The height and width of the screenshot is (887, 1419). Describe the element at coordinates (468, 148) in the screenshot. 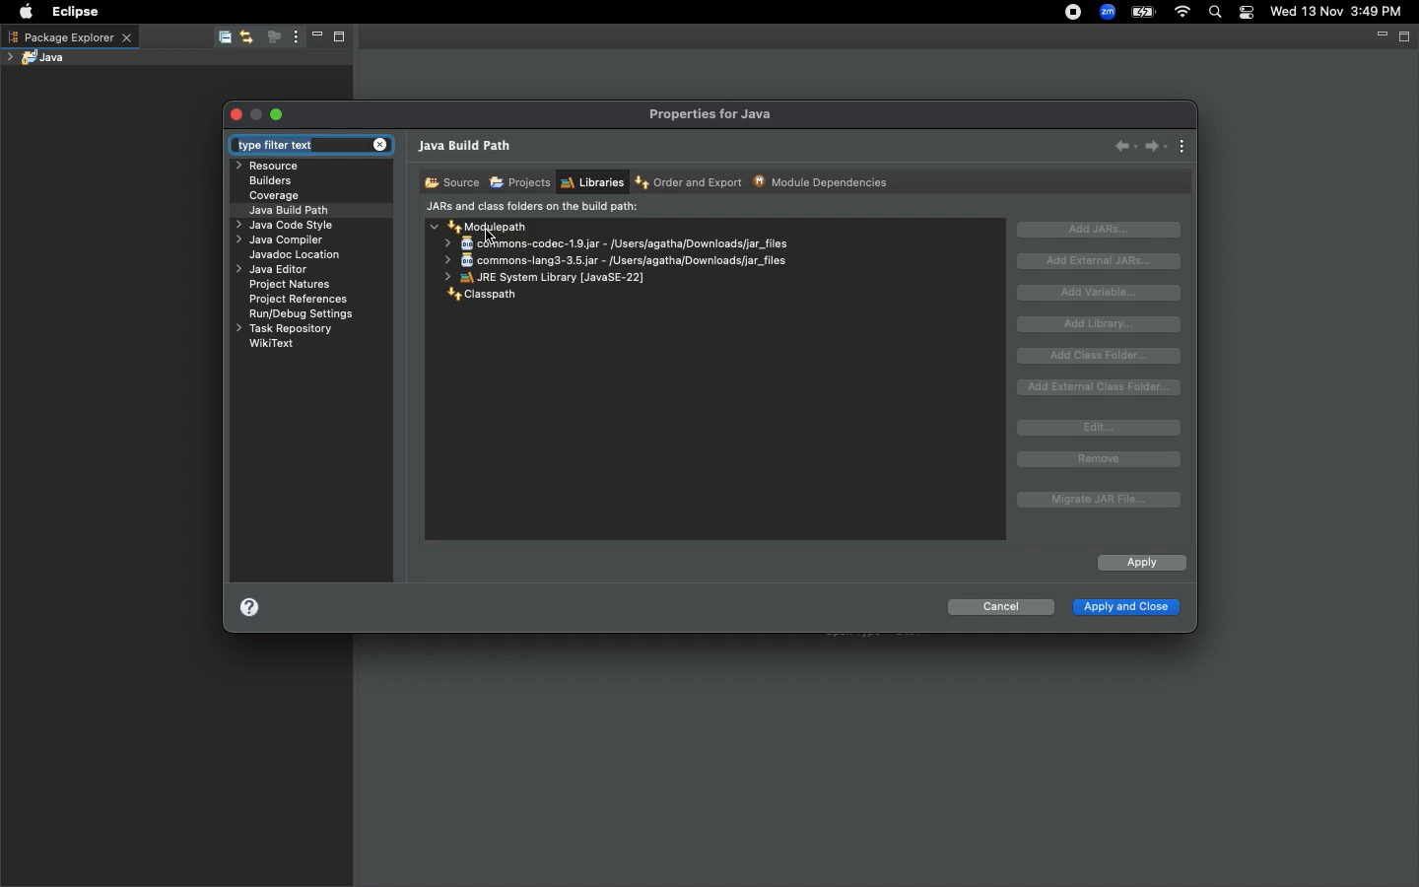

I see `Java build path` at that location.